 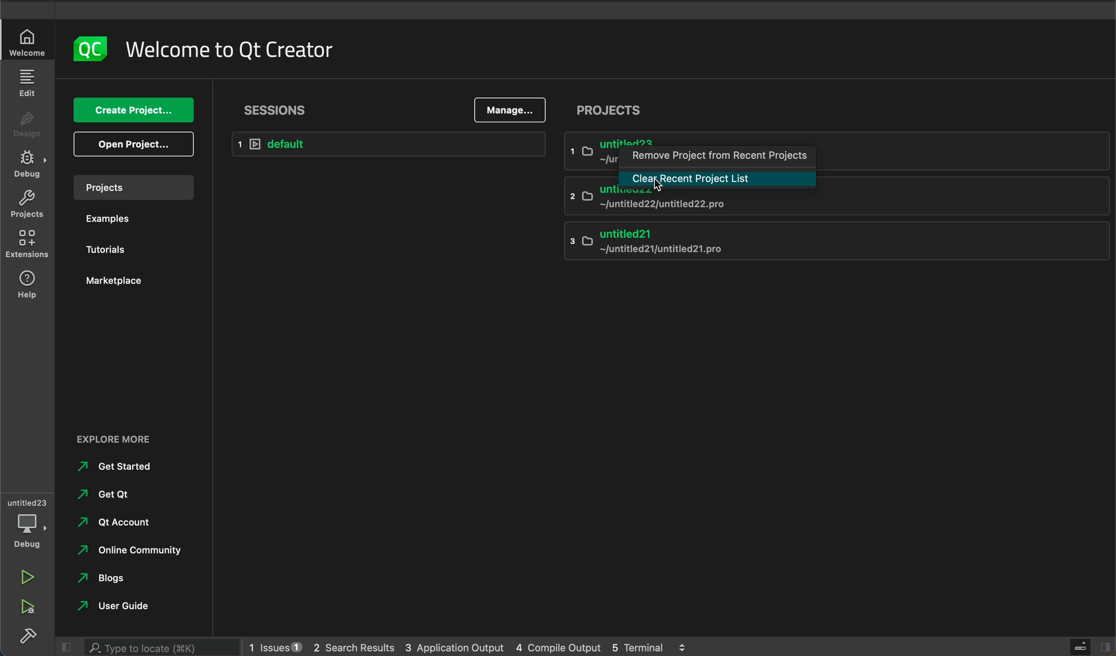 What do you see at coordinates (137, 189) in the screenshot?
I see `projects` at bounding box center [137, 189].